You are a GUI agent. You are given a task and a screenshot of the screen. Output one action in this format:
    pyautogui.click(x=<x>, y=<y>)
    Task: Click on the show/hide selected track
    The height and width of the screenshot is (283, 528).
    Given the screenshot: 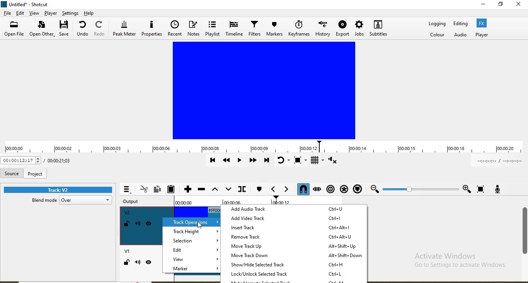 What is the action you would take?
    pyautogui.click(x=295, y=265)
    